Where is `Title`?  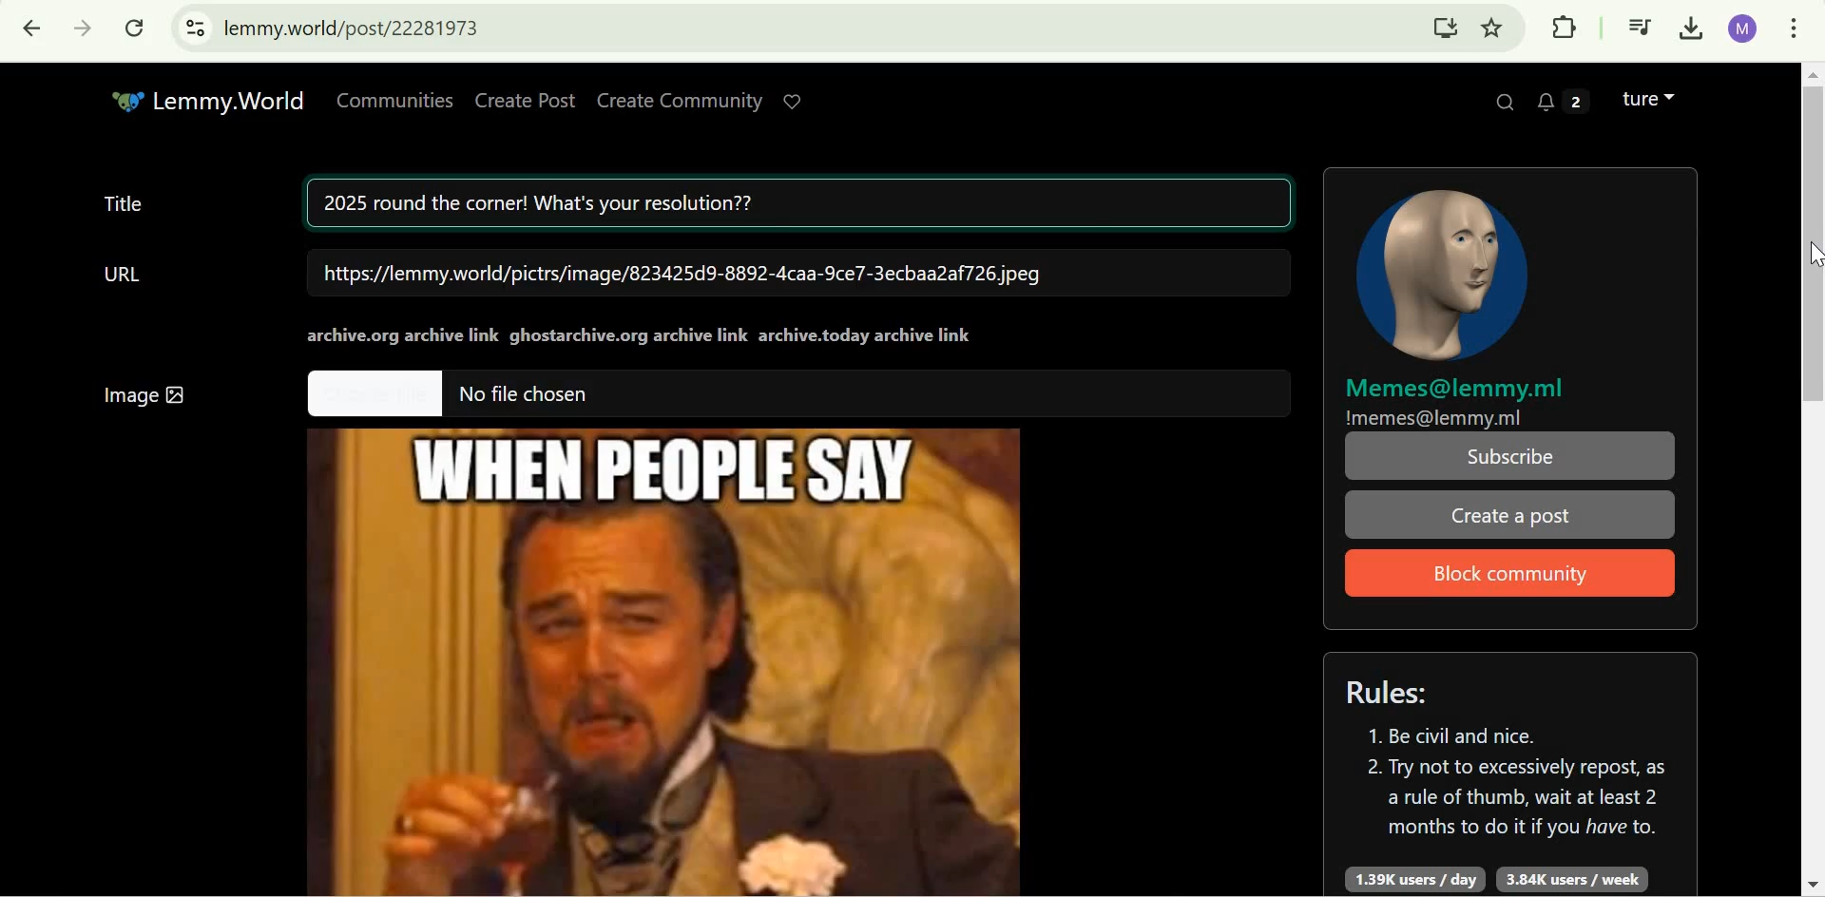 Title is located at coordinates (123, 201).